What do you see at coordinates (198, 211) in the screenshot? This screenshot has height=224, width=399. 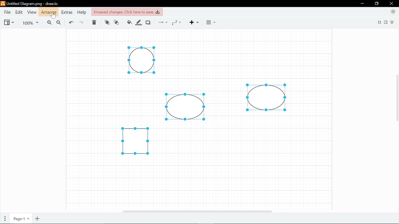 I see `Horizontal scrollbar` at bounding box center [198, 211].